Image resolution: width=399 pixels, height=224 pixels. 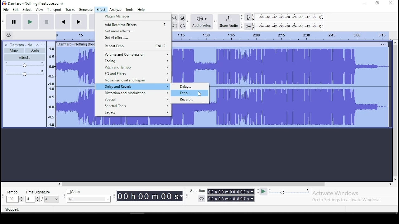 I want to click on , so click(x=75, y=44).